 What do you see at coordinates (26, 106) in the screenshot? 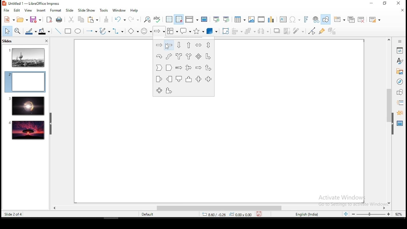
I see `slide` at bounding box center [26, 106].